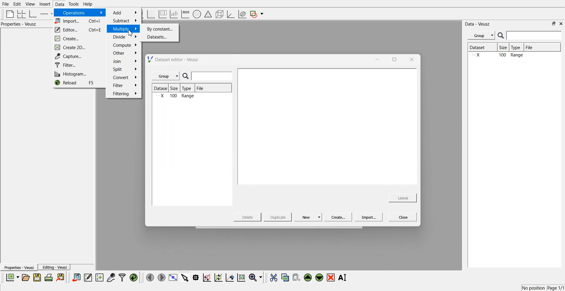 Image resolution: width=565 pixels, height=291 pixels. What do you see at coordinates (242, 14) in the screenshot?
I see `plot covariance ellipses` at bounding box center [242, 14].